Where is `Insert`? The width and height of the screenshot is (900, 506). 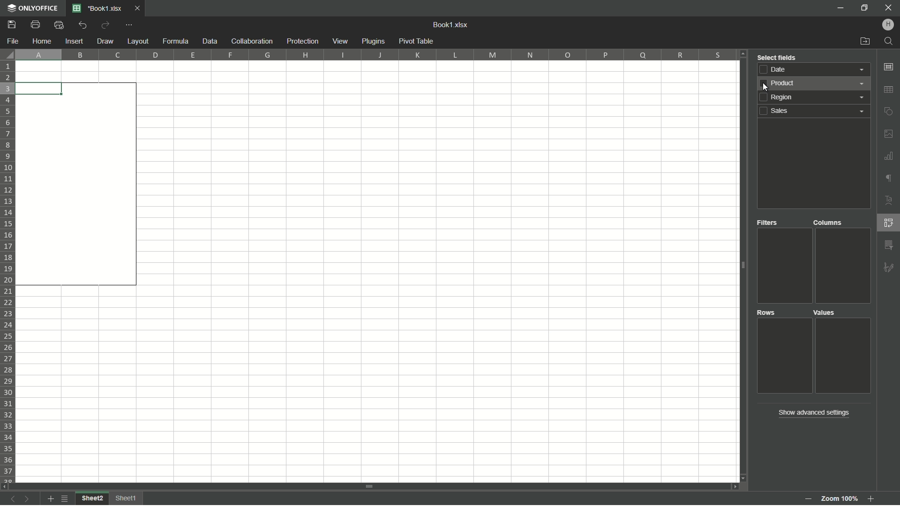
Insert is located at coordinates (74, 41).